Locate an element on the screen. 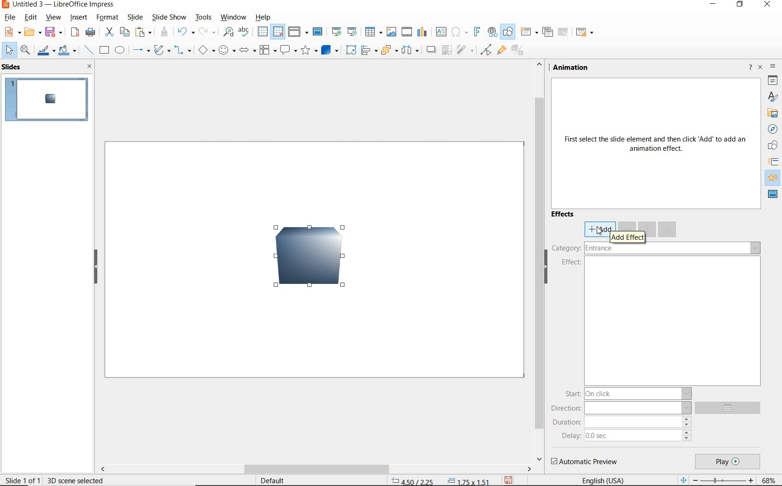  duration is located at coordinates (622, 422).